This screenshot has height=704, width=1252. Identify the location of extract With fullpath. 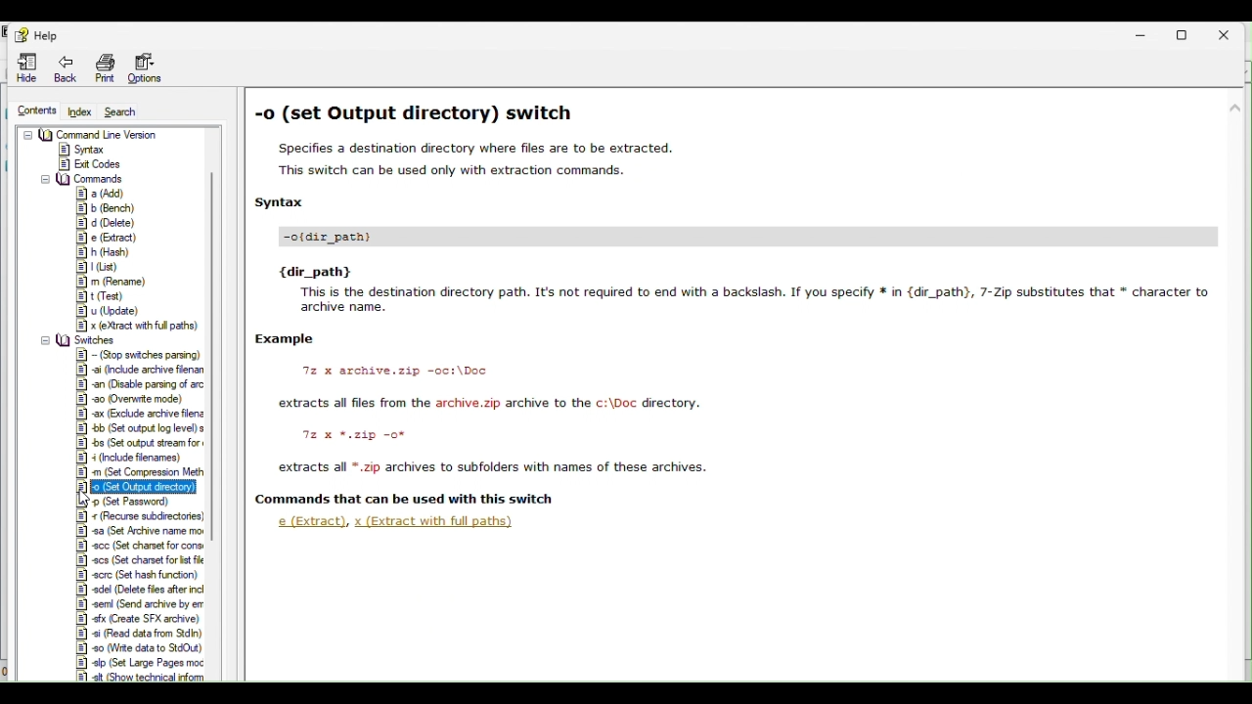
(434, 522).